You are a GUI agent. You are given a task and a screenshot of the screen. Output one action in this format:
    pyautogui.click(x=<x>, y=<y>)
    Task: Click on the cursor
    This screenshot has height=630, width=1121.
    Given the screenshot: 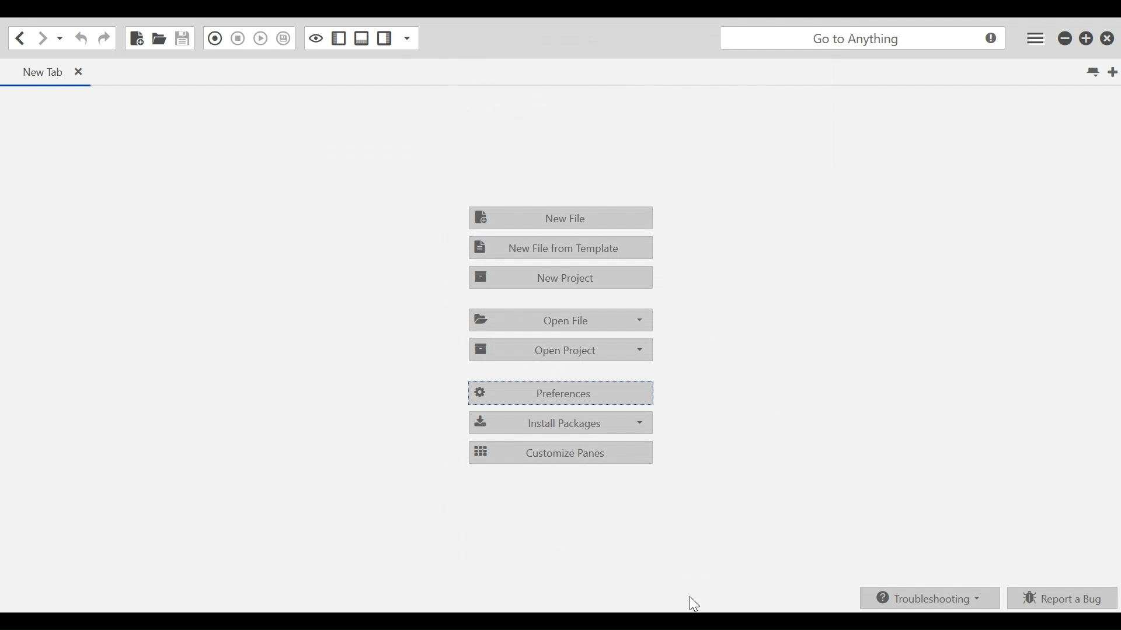 What is the action you would take?
    pyautogui.click(x=696, y=604)
    